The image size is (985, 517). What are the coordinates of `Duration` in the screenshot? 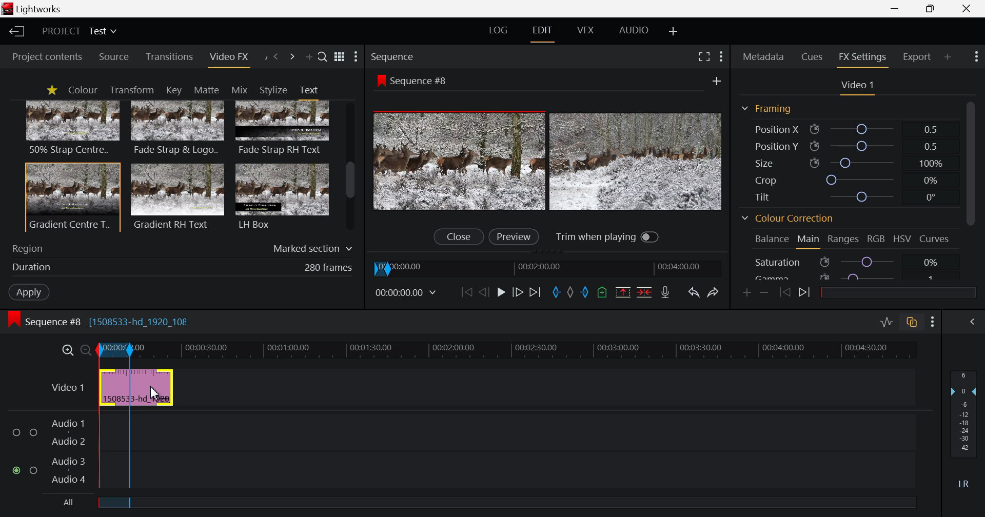 It's located at (180, 267).